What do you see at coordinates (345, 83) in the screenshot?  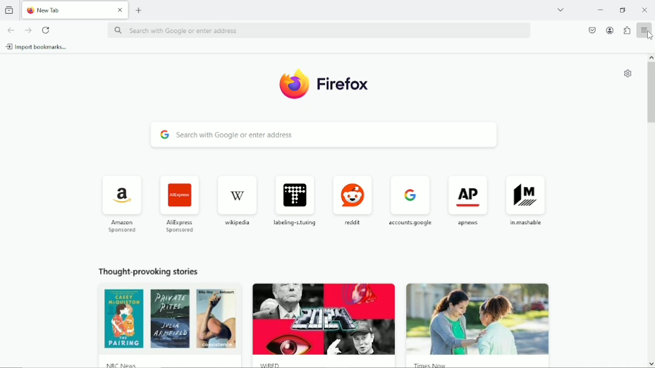 I see ` Firefox` at bounding box center [345, 83].